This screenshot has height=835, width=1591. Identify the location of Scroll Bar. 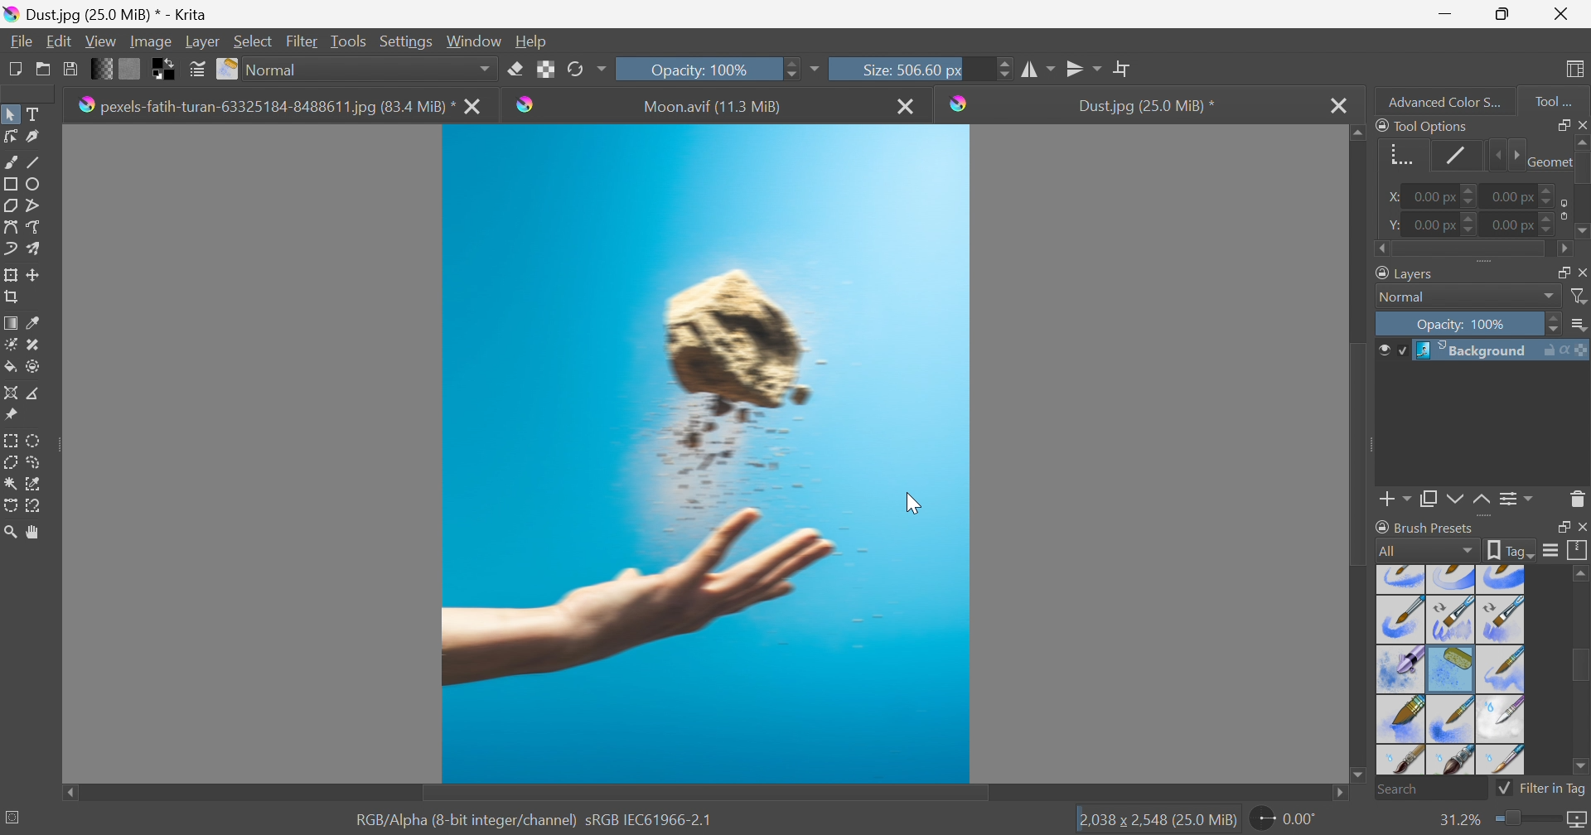
(1580, 668).